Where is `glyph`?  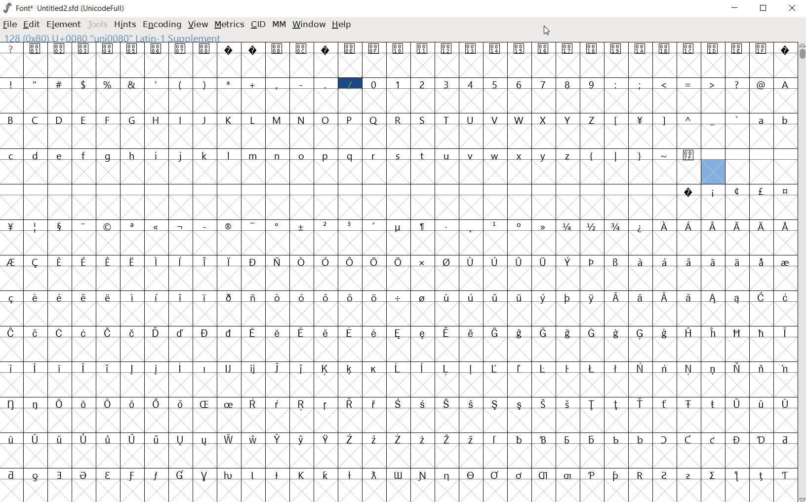
glyph is located at coordinates (519, 475).